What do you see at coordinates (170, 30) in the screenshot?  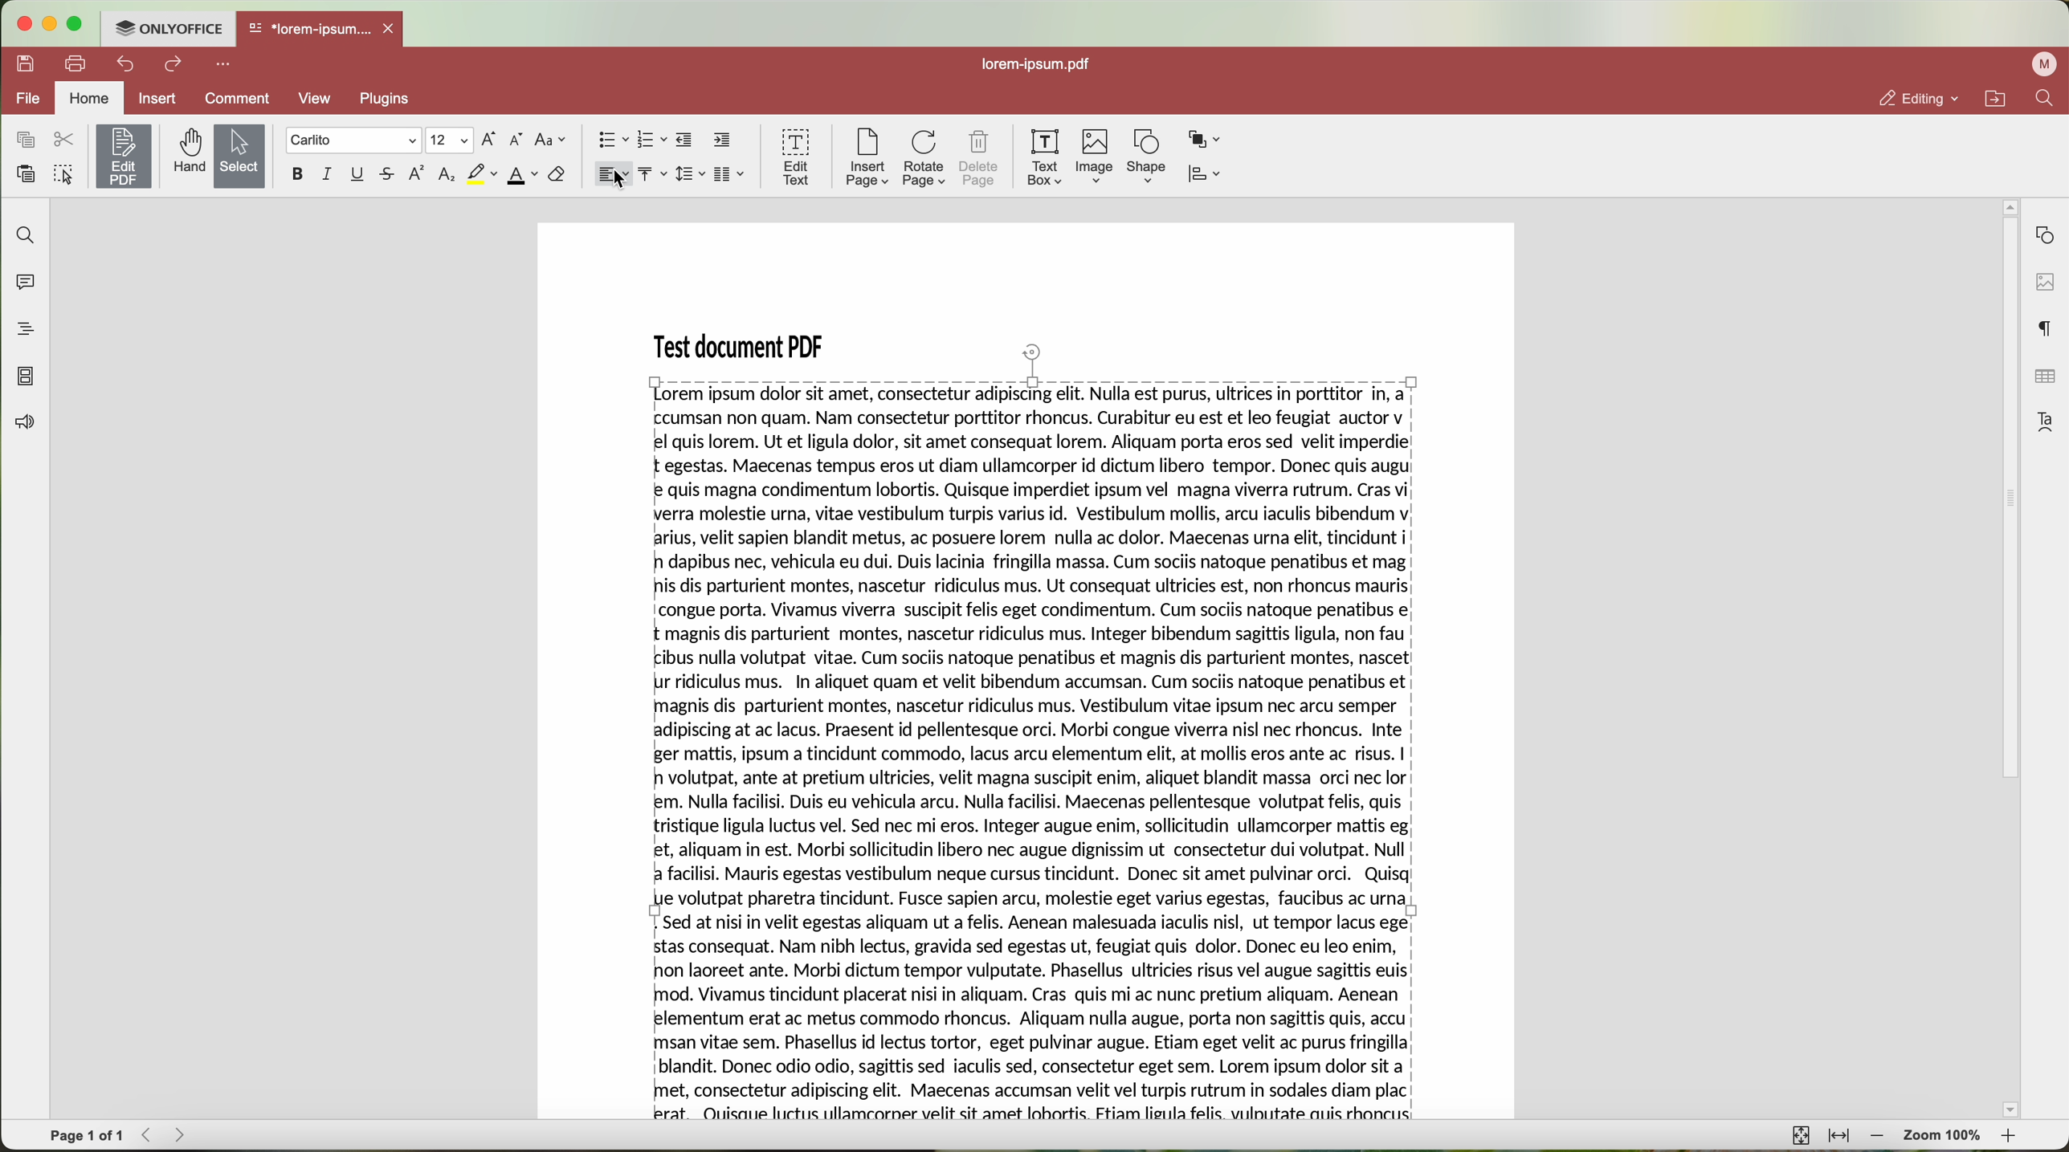 I see `ONLYOFFICE` at bounding box center [170, 30].